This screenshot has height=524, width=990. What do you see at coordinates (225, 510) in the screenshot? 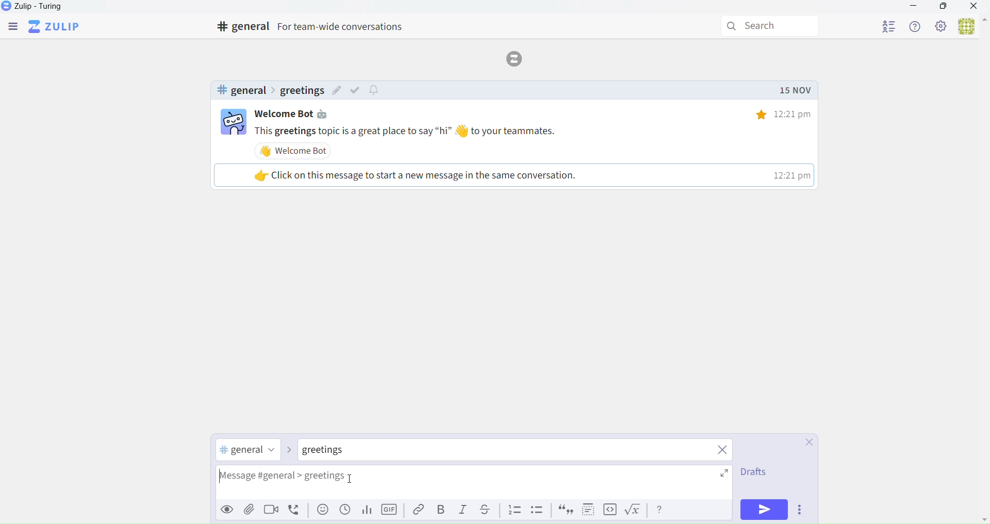
I see `Preview` at bounding box center [225, 510].